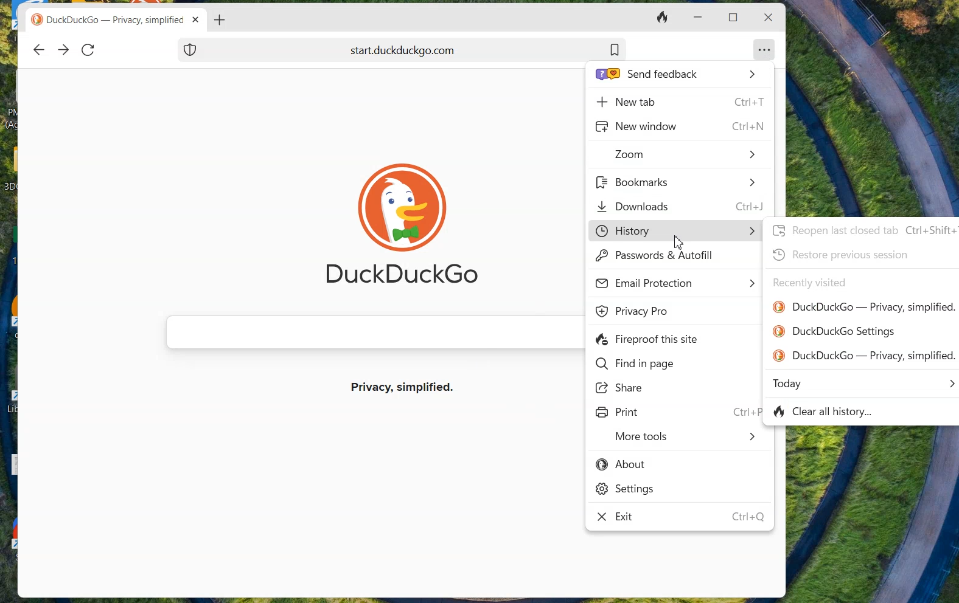  I want to click on Bookmarks, so click(675, 182).